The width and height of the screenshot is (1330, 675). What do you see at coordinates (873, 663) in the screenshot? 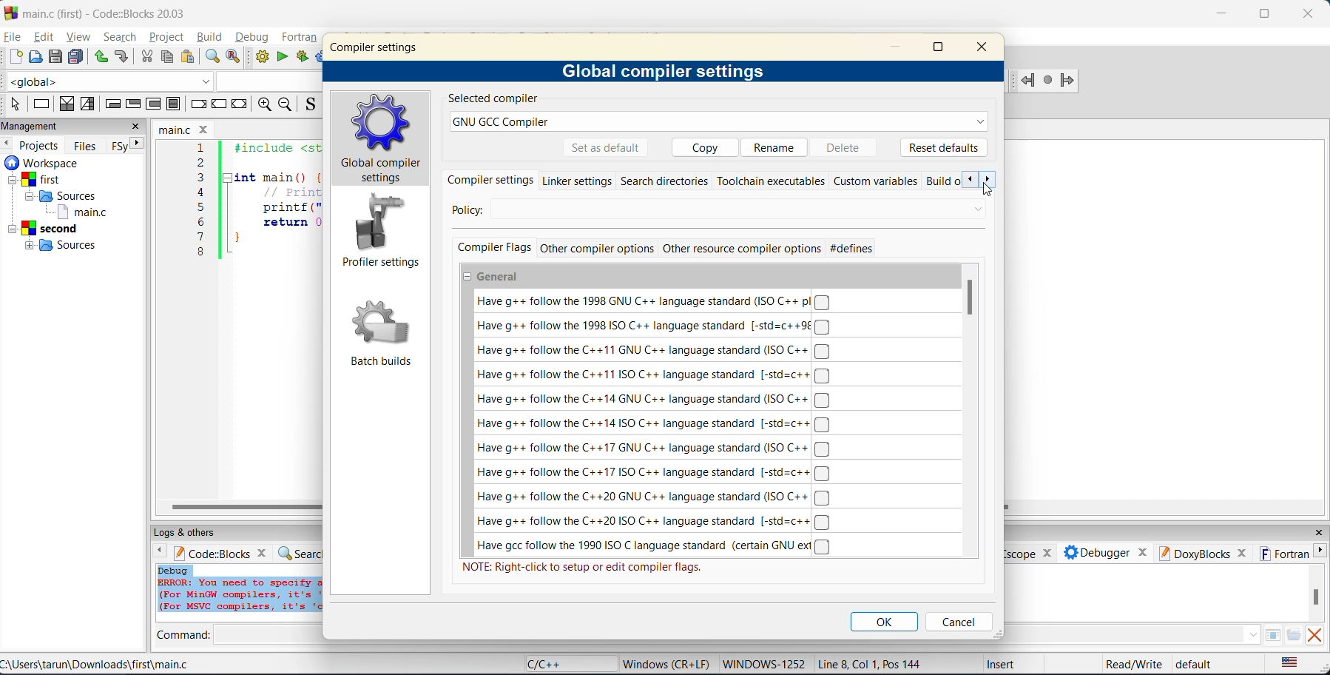
I see `Line 8, Col 1, Pos 144` at bounding box center [873, 663].